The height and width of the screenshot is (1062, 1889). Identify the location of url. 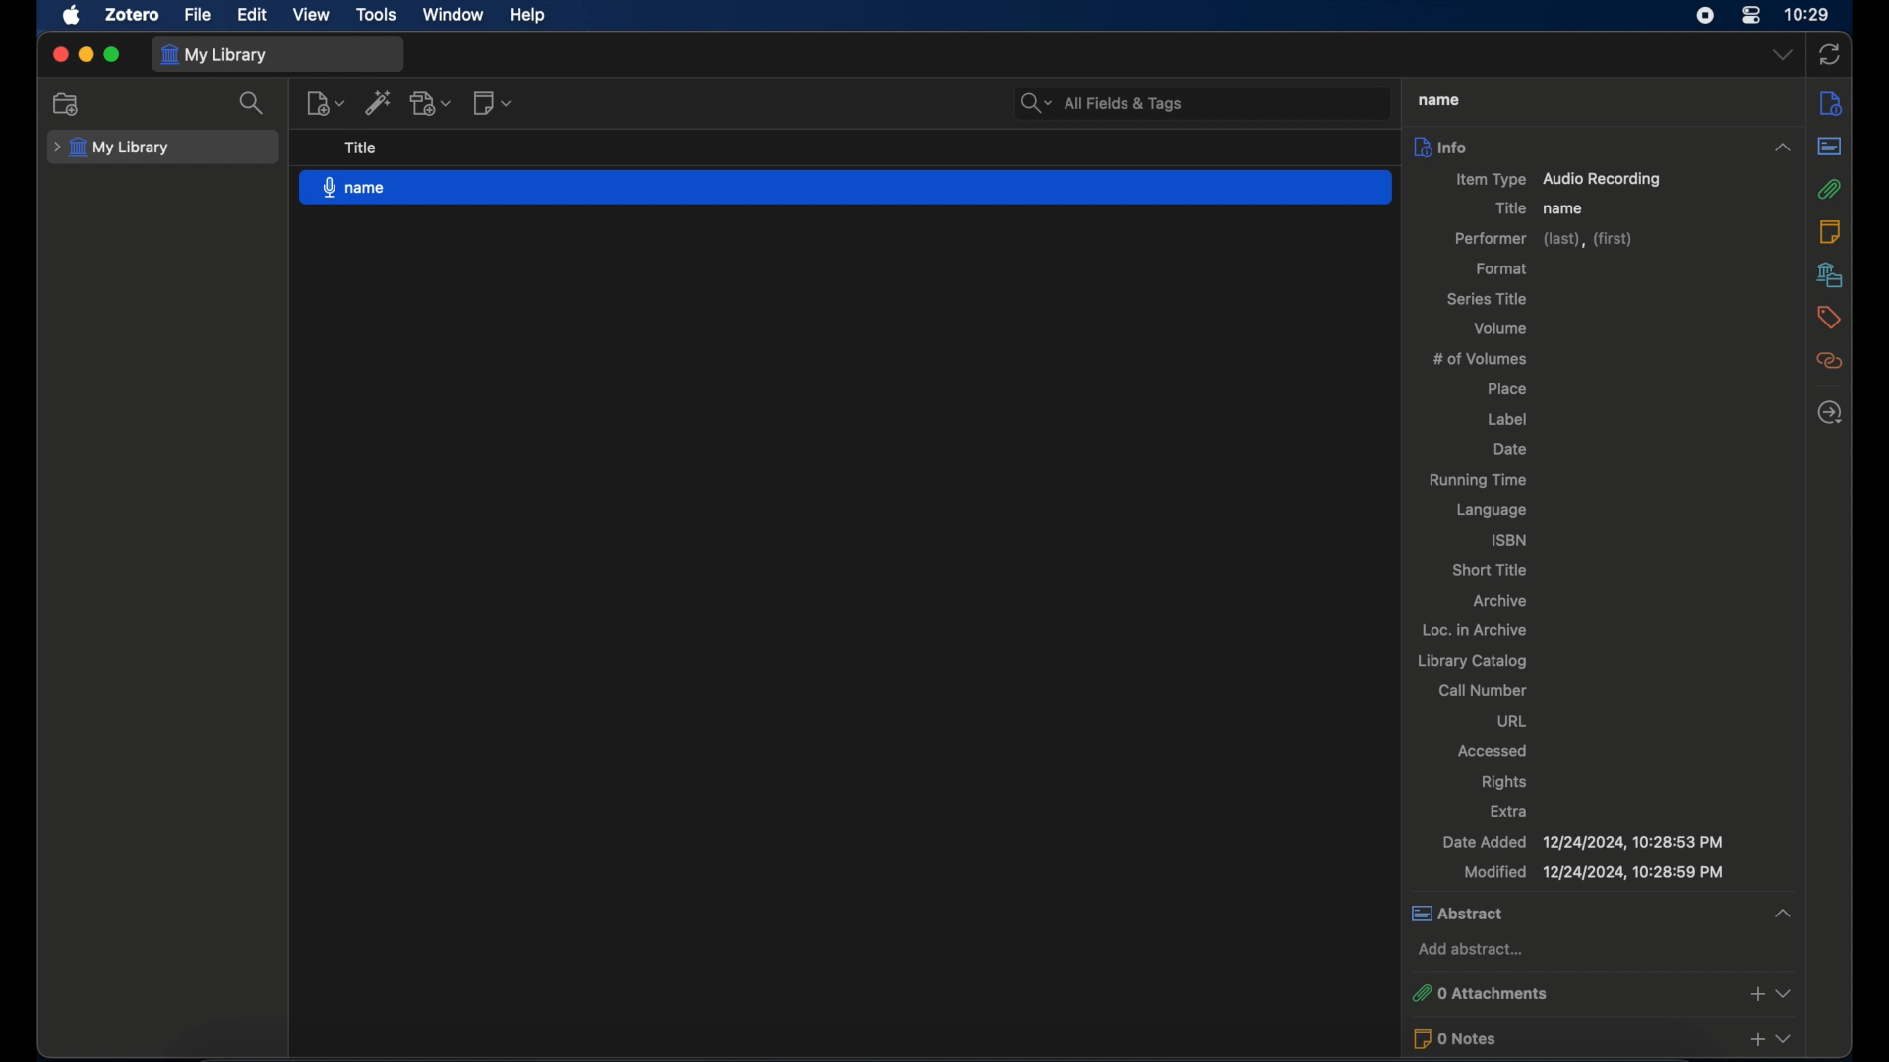
(1511, 722).